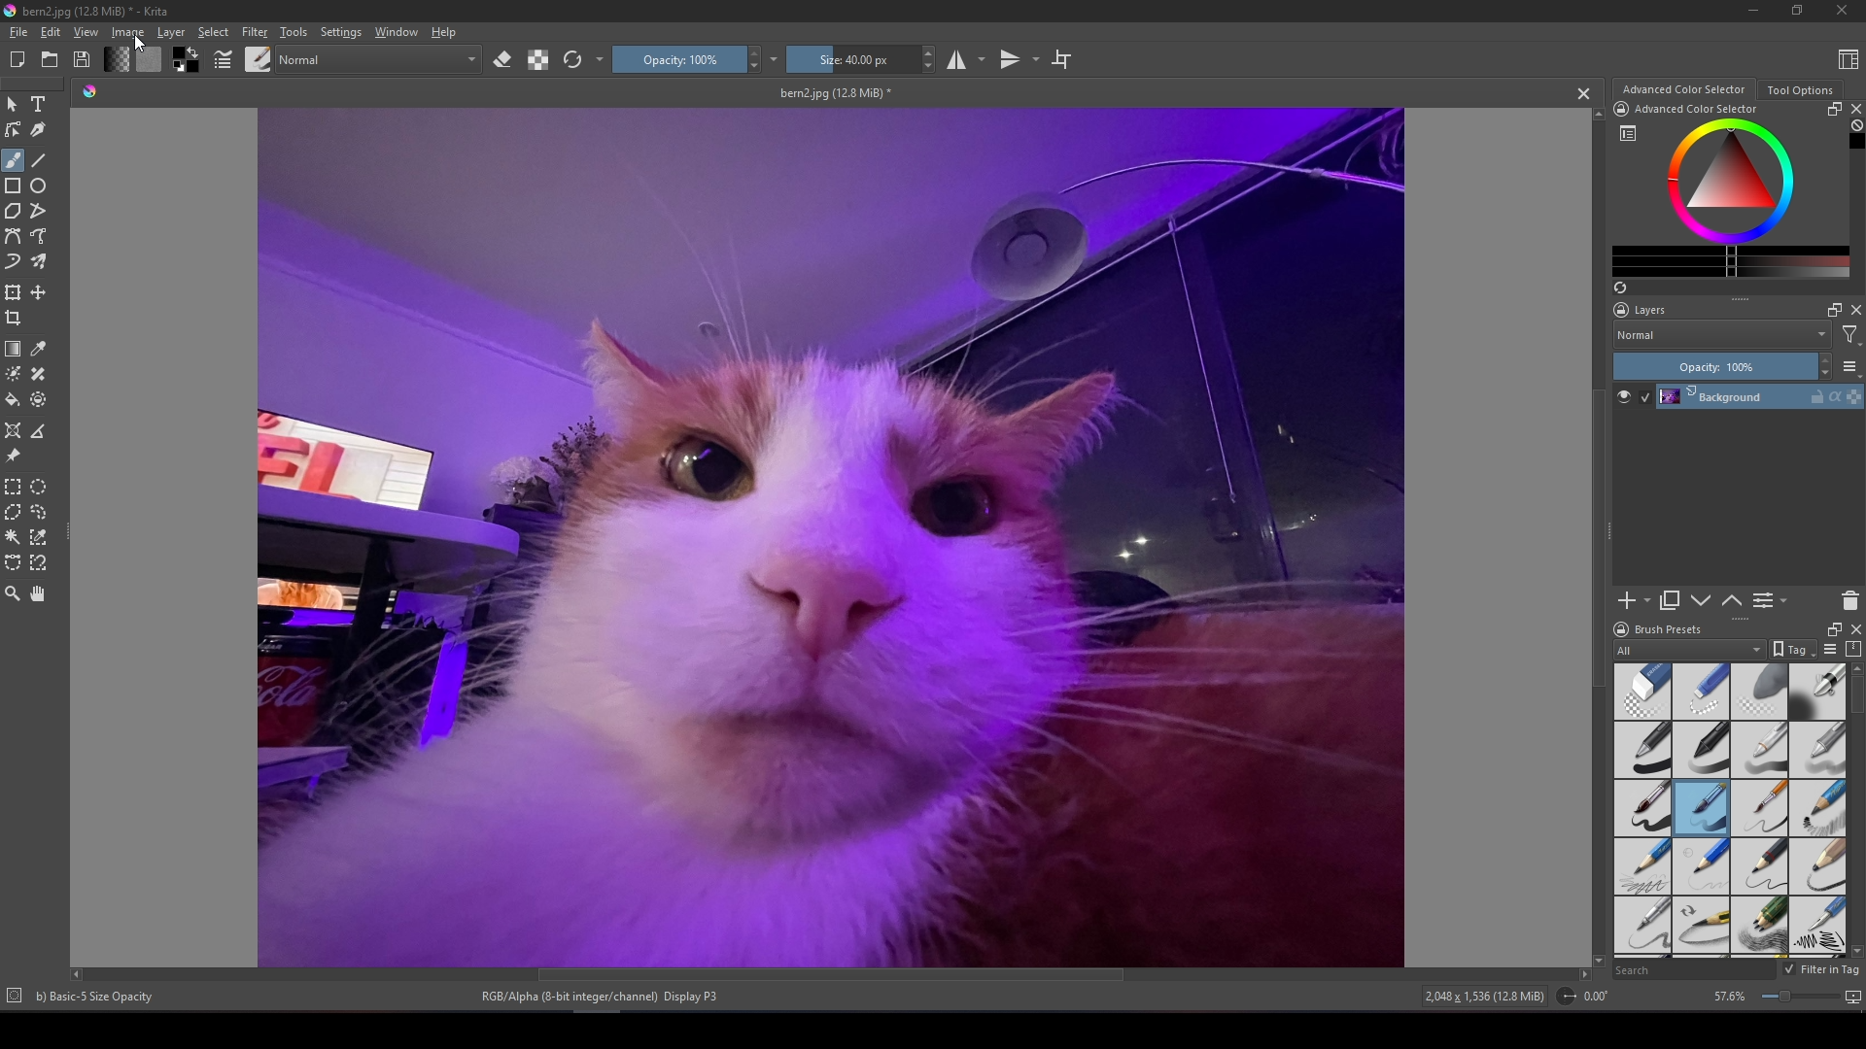 The height and width of the screenshot is (1049, 1866). I want to click on Float docker, so click(1837, 110).